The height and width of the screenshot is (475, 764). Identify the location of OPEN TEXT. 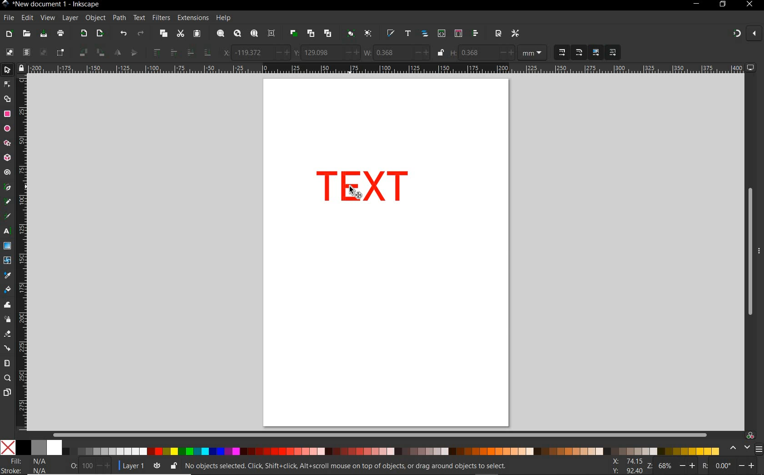
(407, 34).